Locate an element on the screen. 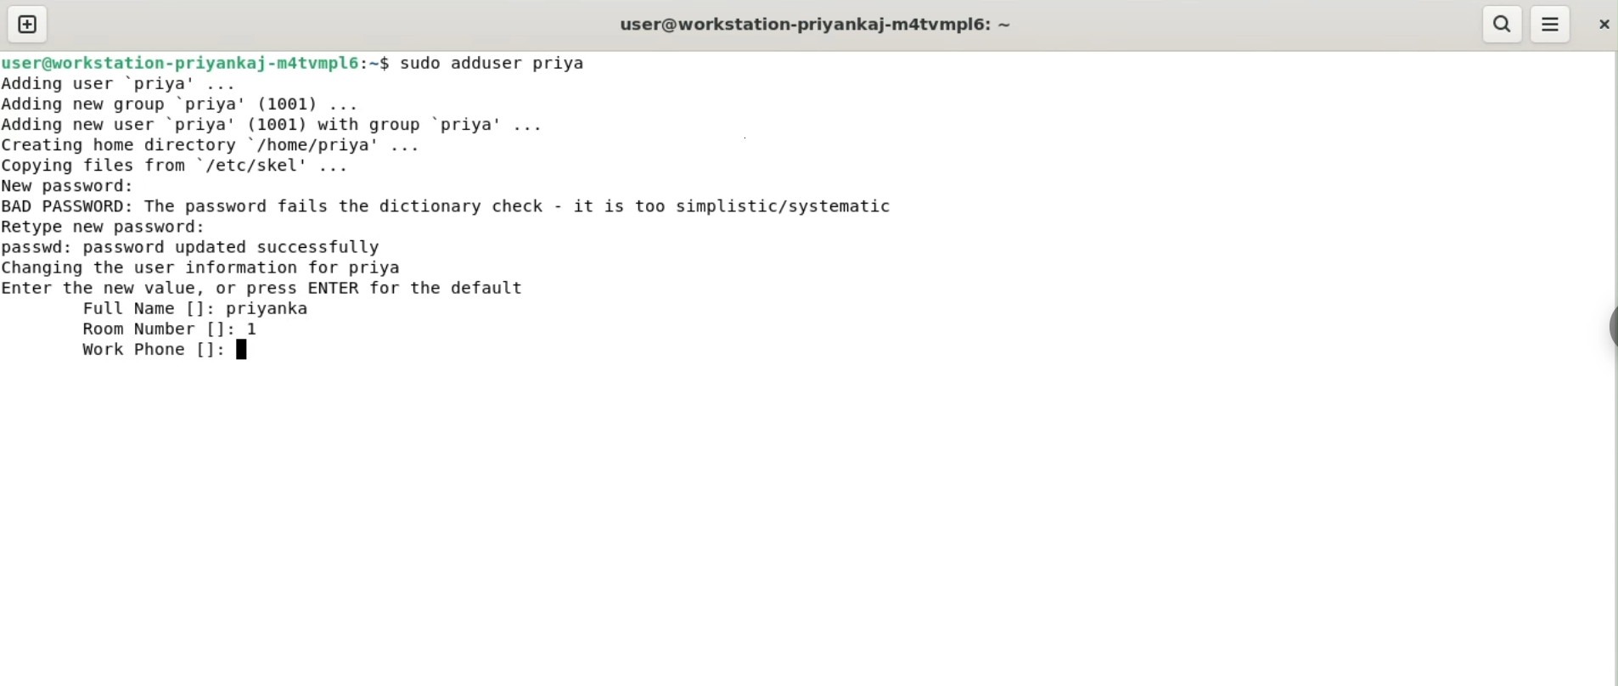 The width and height of the screenshot is (1618, 686). work phone []: is located at coordinates (159, 353).